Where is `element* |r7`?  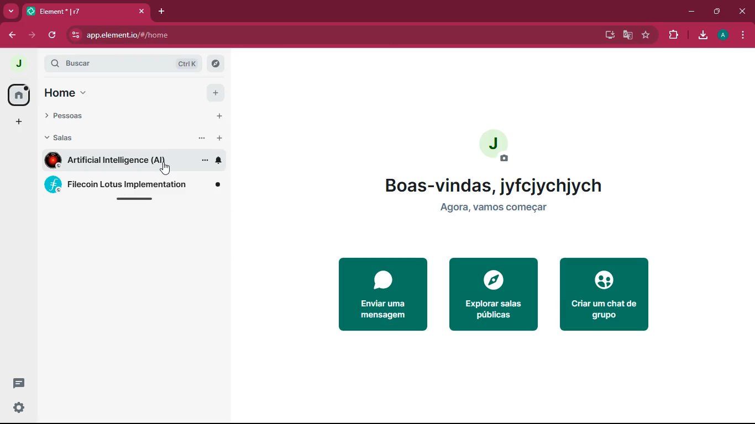
element* |r7 is located at coordinates (86, 11).